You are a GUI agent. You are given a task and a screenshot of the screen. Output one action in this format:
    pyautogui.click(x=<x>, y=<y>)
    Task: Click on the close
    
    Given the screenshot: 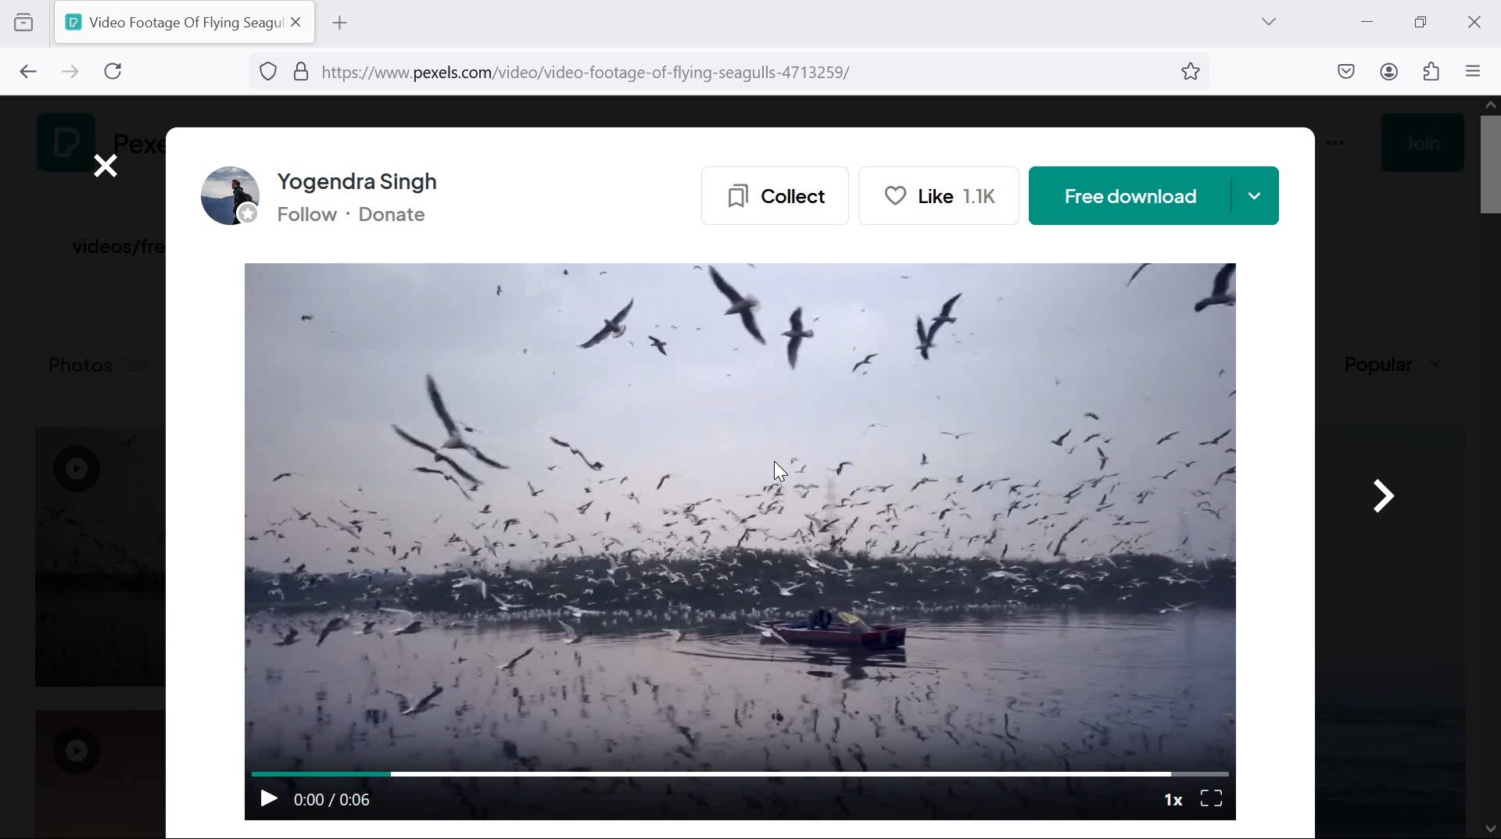 What is the action you would take?
    pyautogui.click(x=1472, y=22)
    